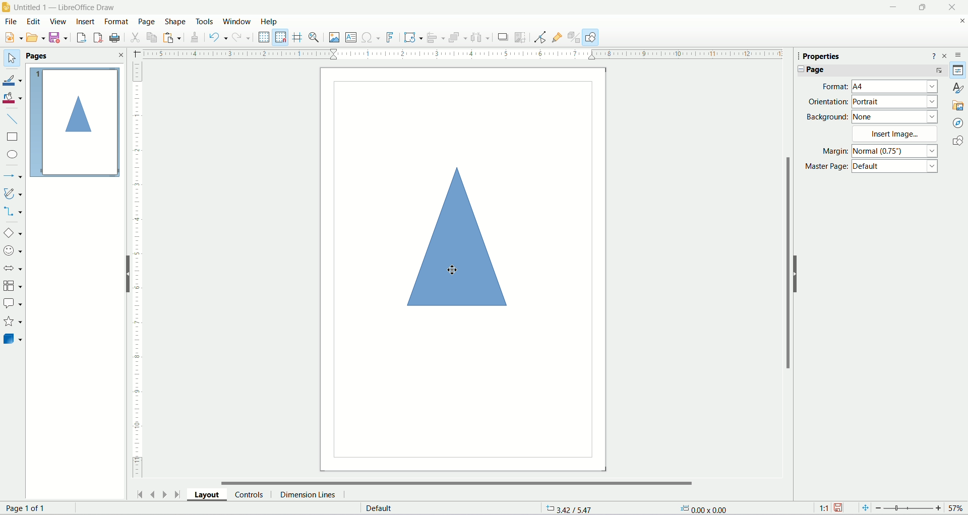 The image size is (968, 515). What do you see at coordinates (196, 37) in the screenshot?
I see `Clone Formatting` at bounding box center [196, 37].